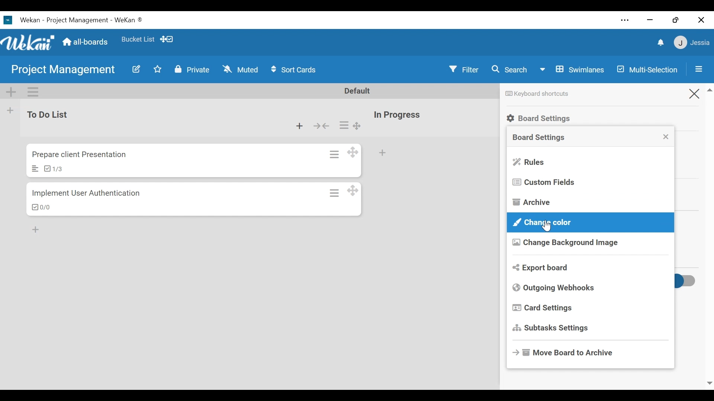 The image size is (714, 401). Describe the element at coordinates (35, 169) in the screenshot. I see `Description` at that location.